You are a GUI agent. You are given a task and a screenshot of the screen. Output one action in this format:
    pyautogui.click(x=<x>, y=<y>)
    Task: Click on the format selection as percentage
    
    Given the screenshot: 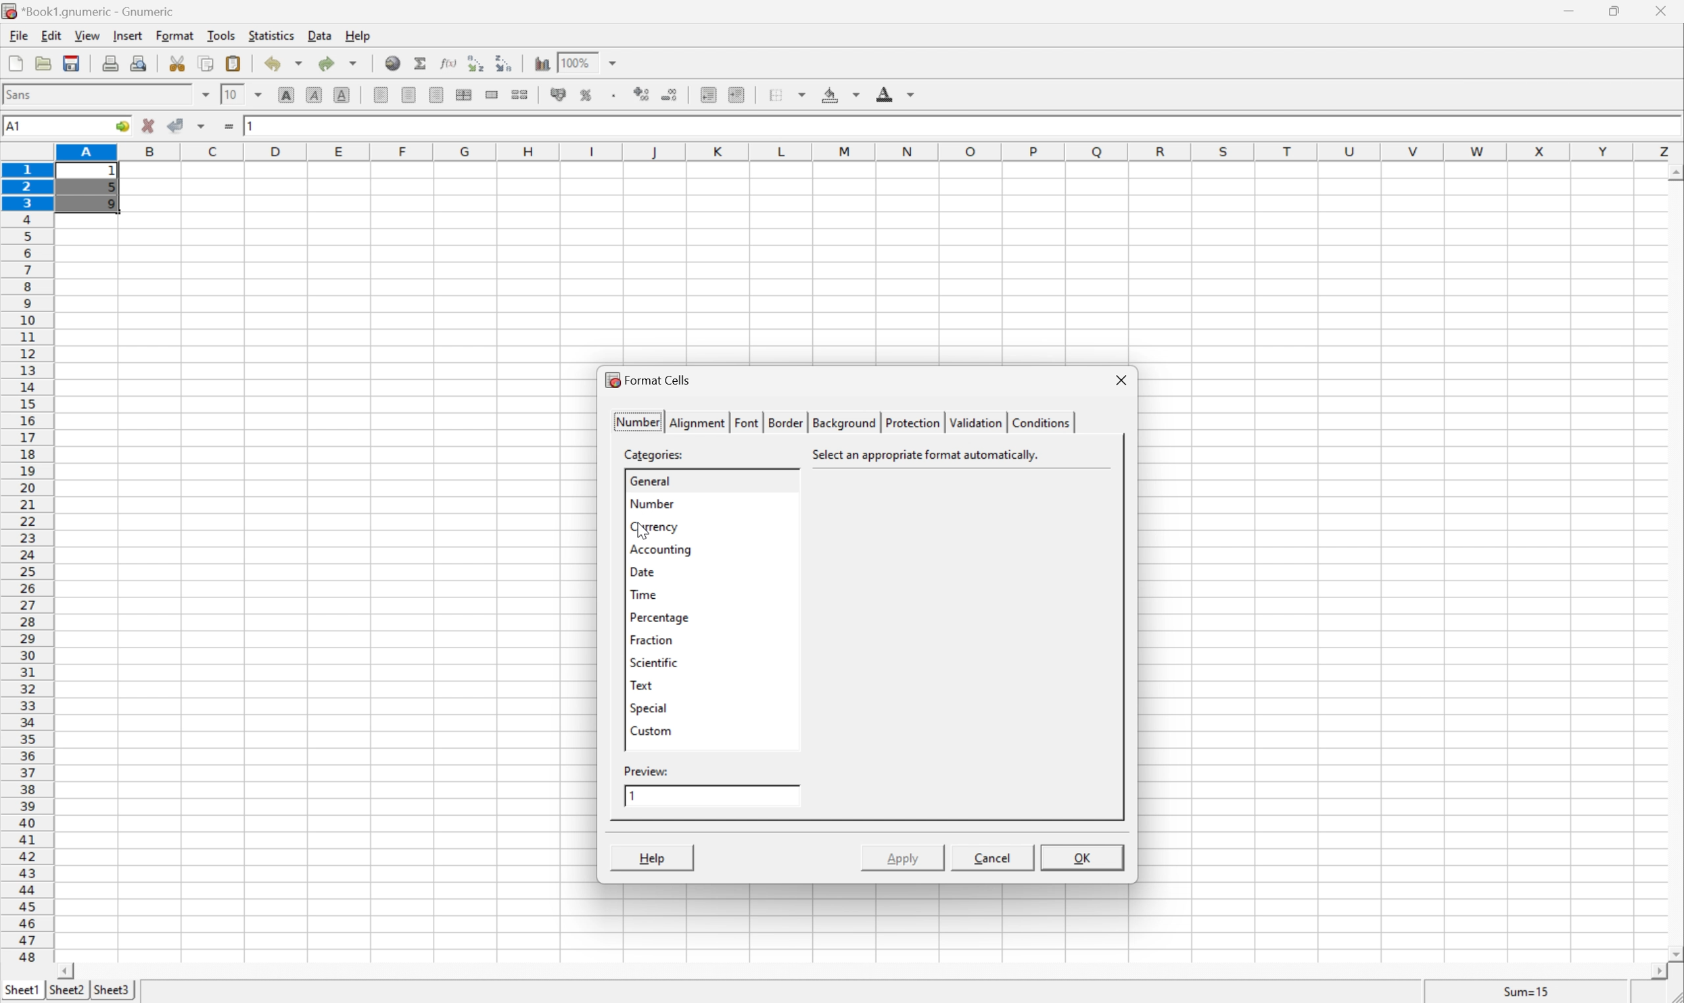 What is the action you would take?
    pyautogui.click(x=586, y=95)
    